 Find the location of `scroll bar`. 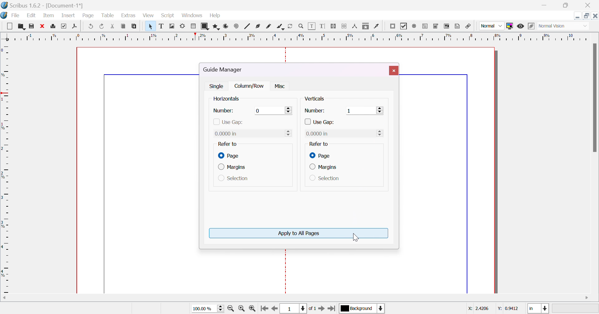

scroll bar is located at coordinates (595, 98).